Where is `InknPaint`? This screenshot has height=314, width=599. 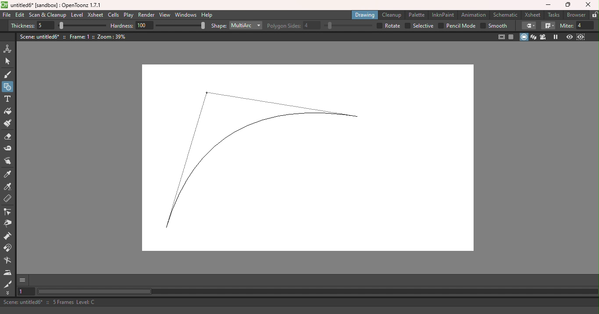
InknPaint is located at coordinates (443, 15).